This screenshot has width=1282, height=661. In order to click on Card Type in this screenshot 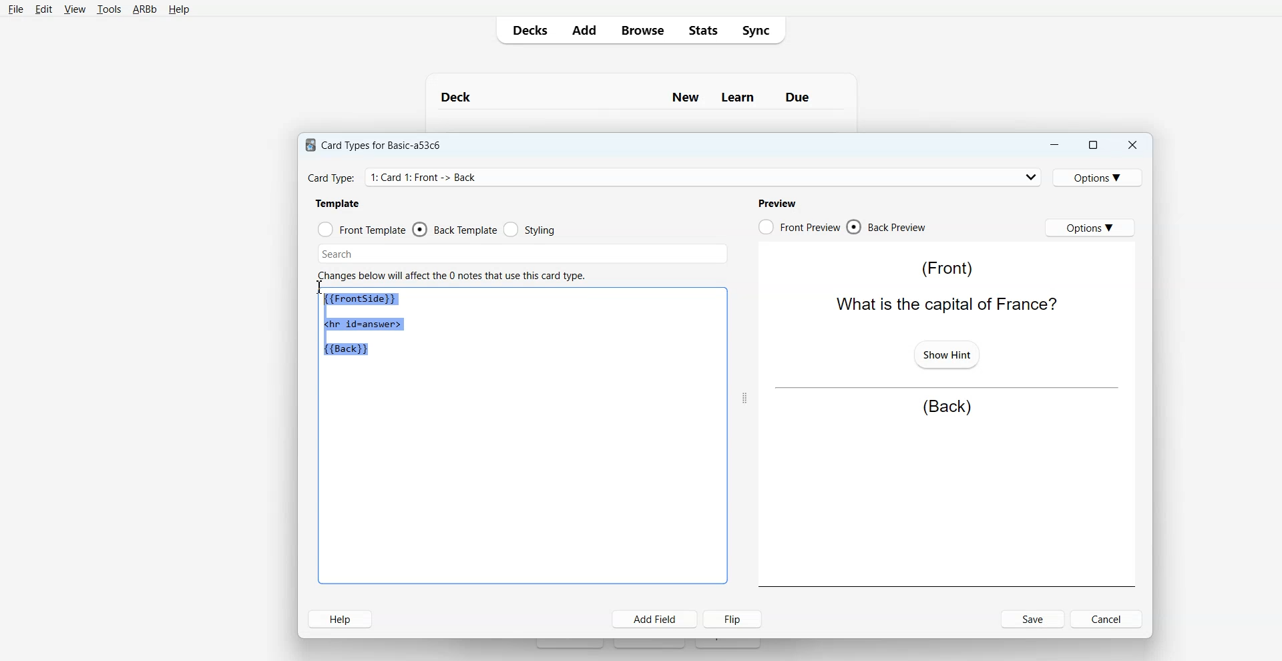, I will do `click(675, 177)`.